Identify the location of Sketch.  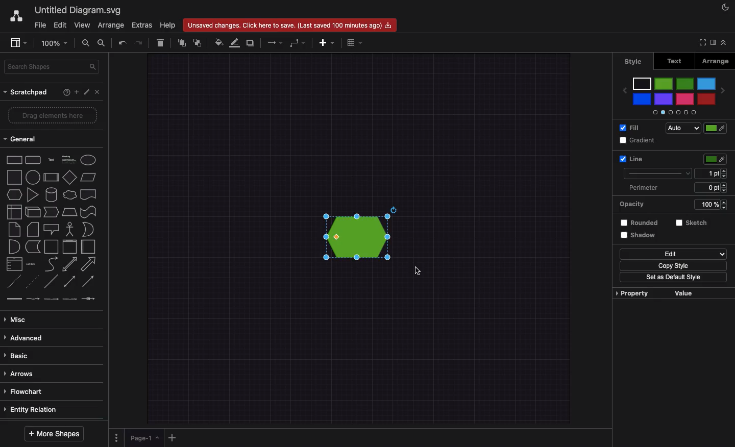
(694, 223).